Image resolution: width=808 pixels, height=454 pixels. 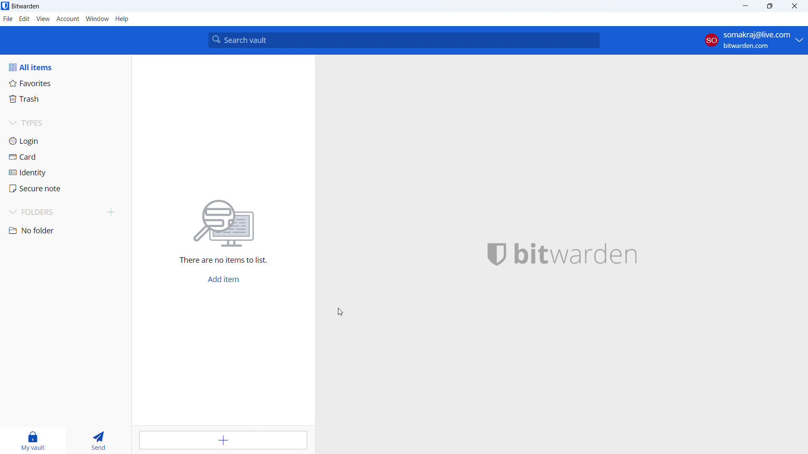 What do you see at coordinates (51, 213) in the screenshot?
I see `folders` at bounding box center [51, 213].